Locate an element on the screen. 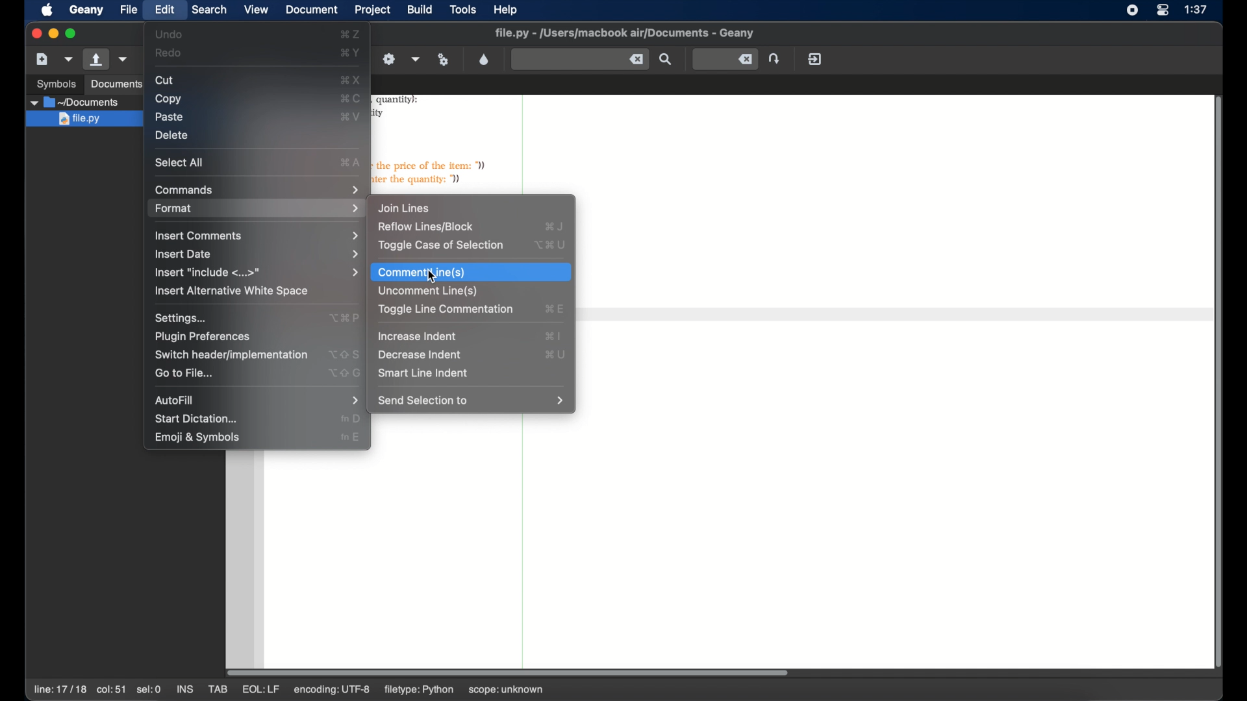 The height and width of the screenshot is (701, 1247). jump to the entered line number is located at coordinates (775, 58).